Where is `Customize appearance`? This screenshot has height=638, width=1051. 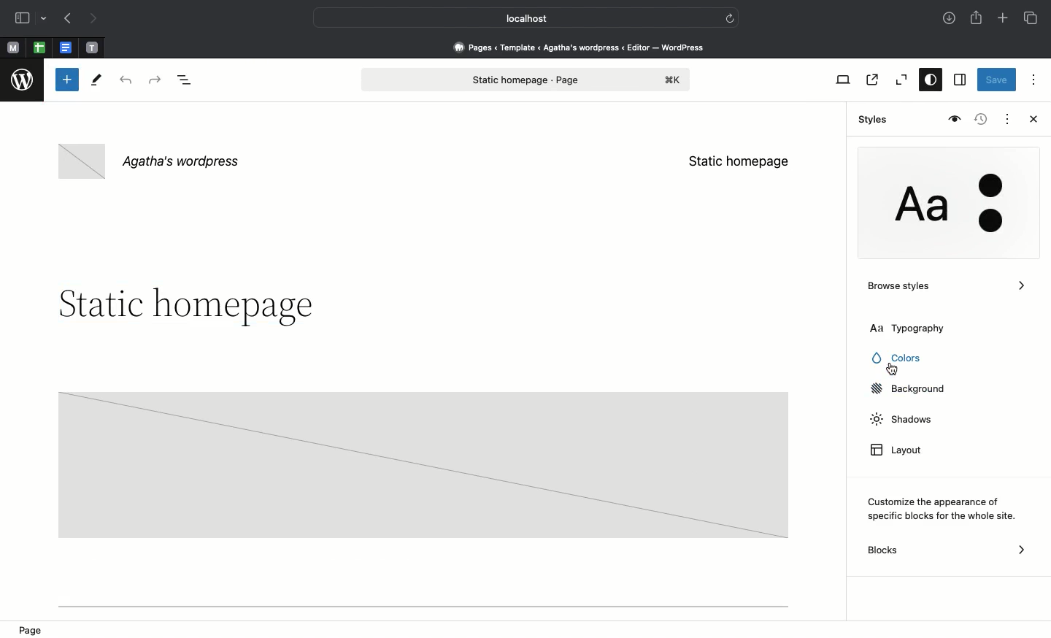 Customize appearance is located at coordinates (943, 509).